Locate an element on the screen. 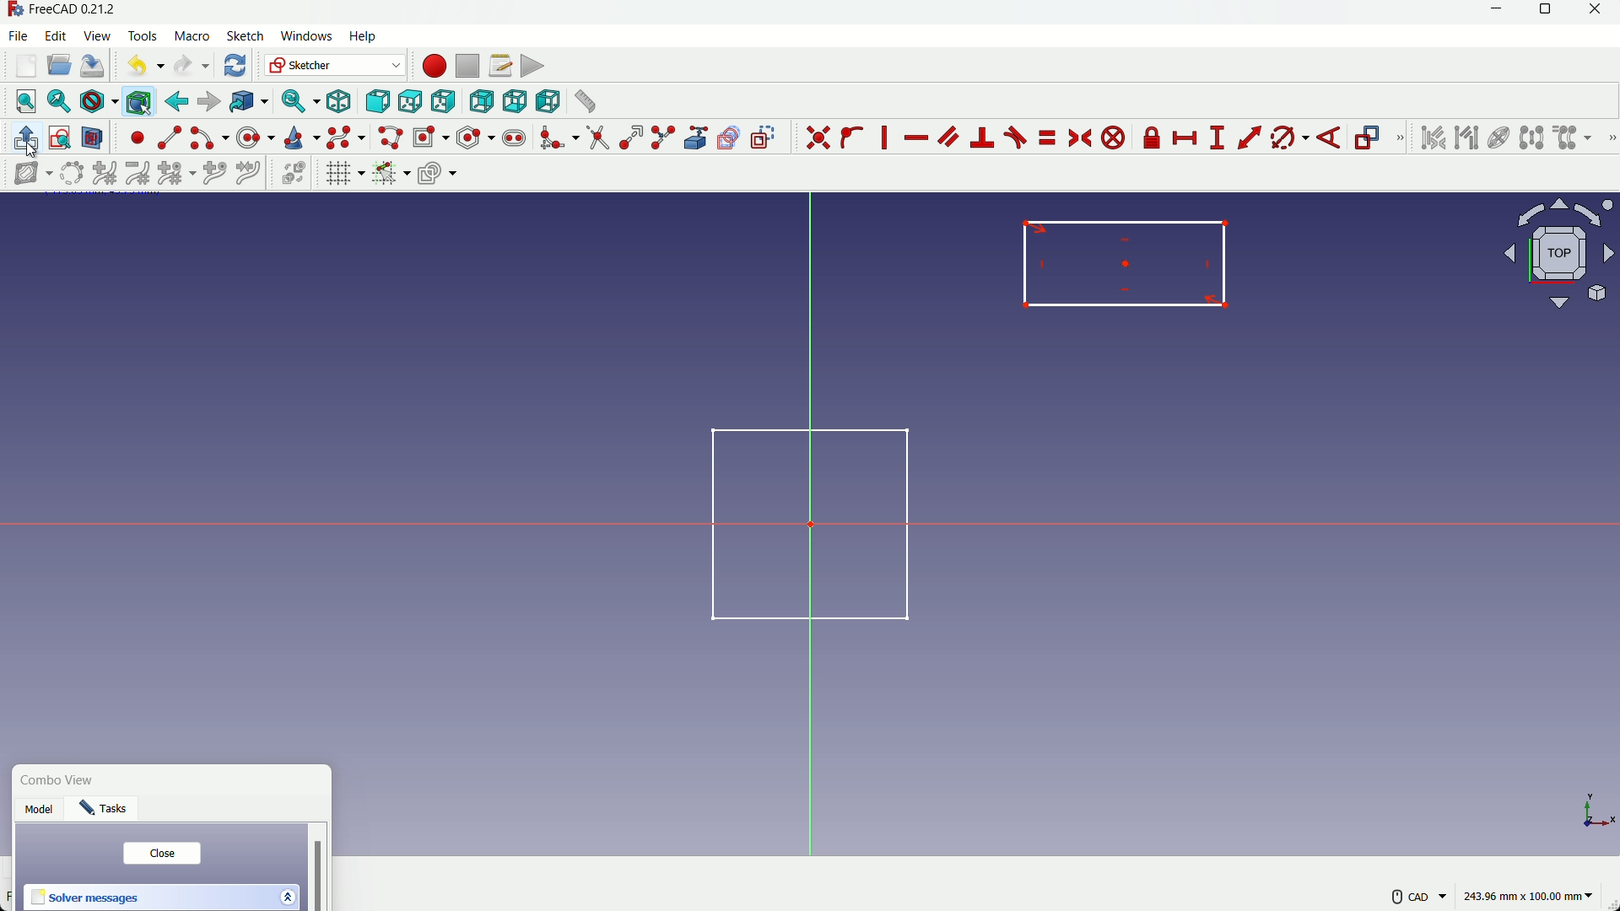 Image resolution: width=1620 pixels, height=911 pixels. create point is located at coordinates (138, 137).